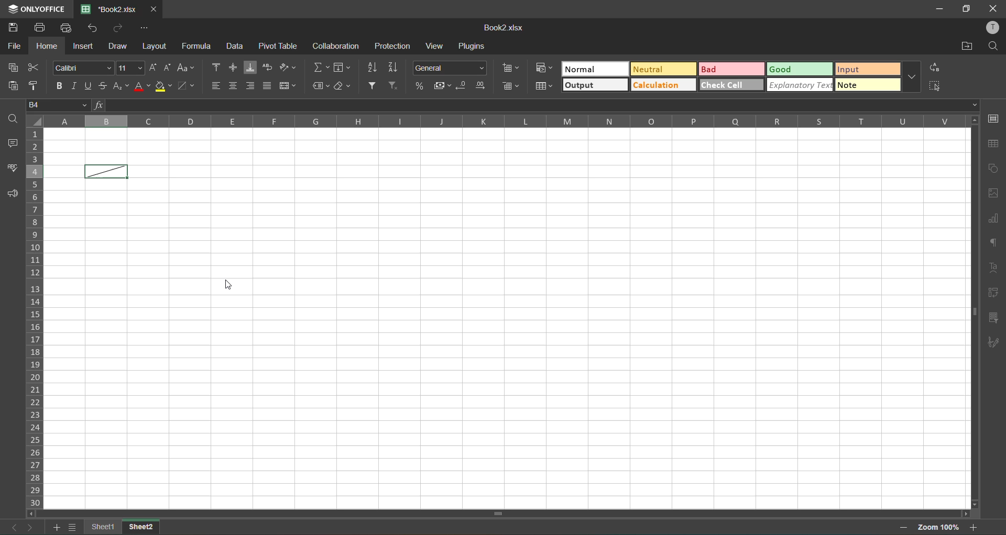 This screenshot has width=1006, height=535. I want to click on accounting, so click(443, 87).